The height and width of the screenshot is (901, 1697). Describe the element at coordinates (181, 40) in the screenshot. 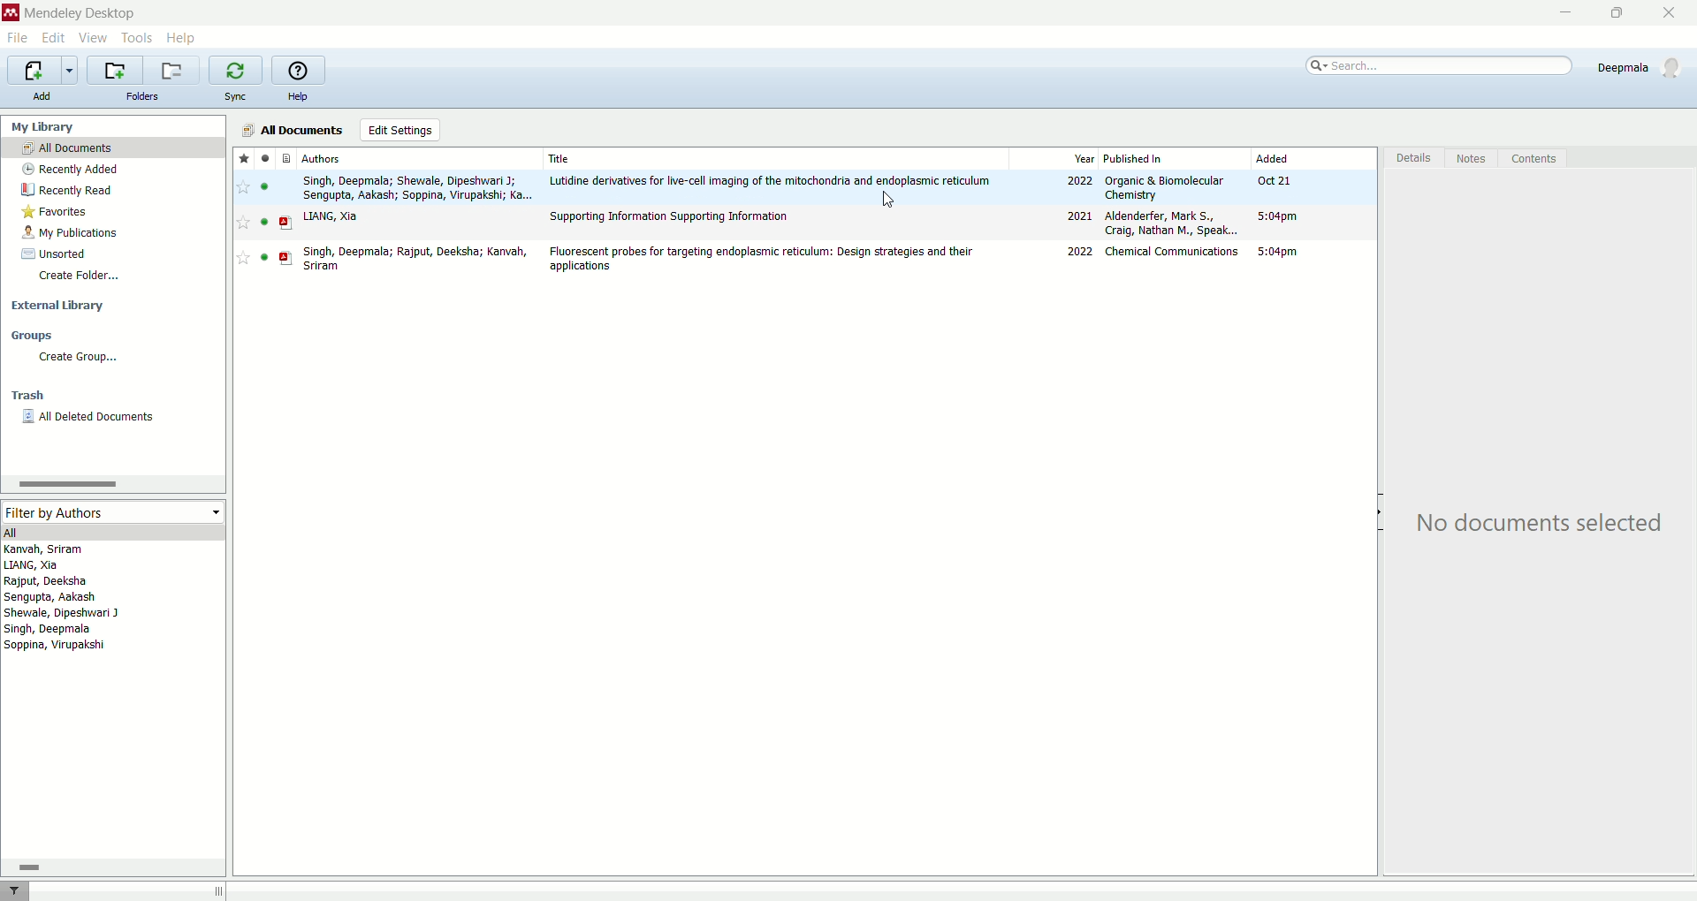

I see `help` at that location.